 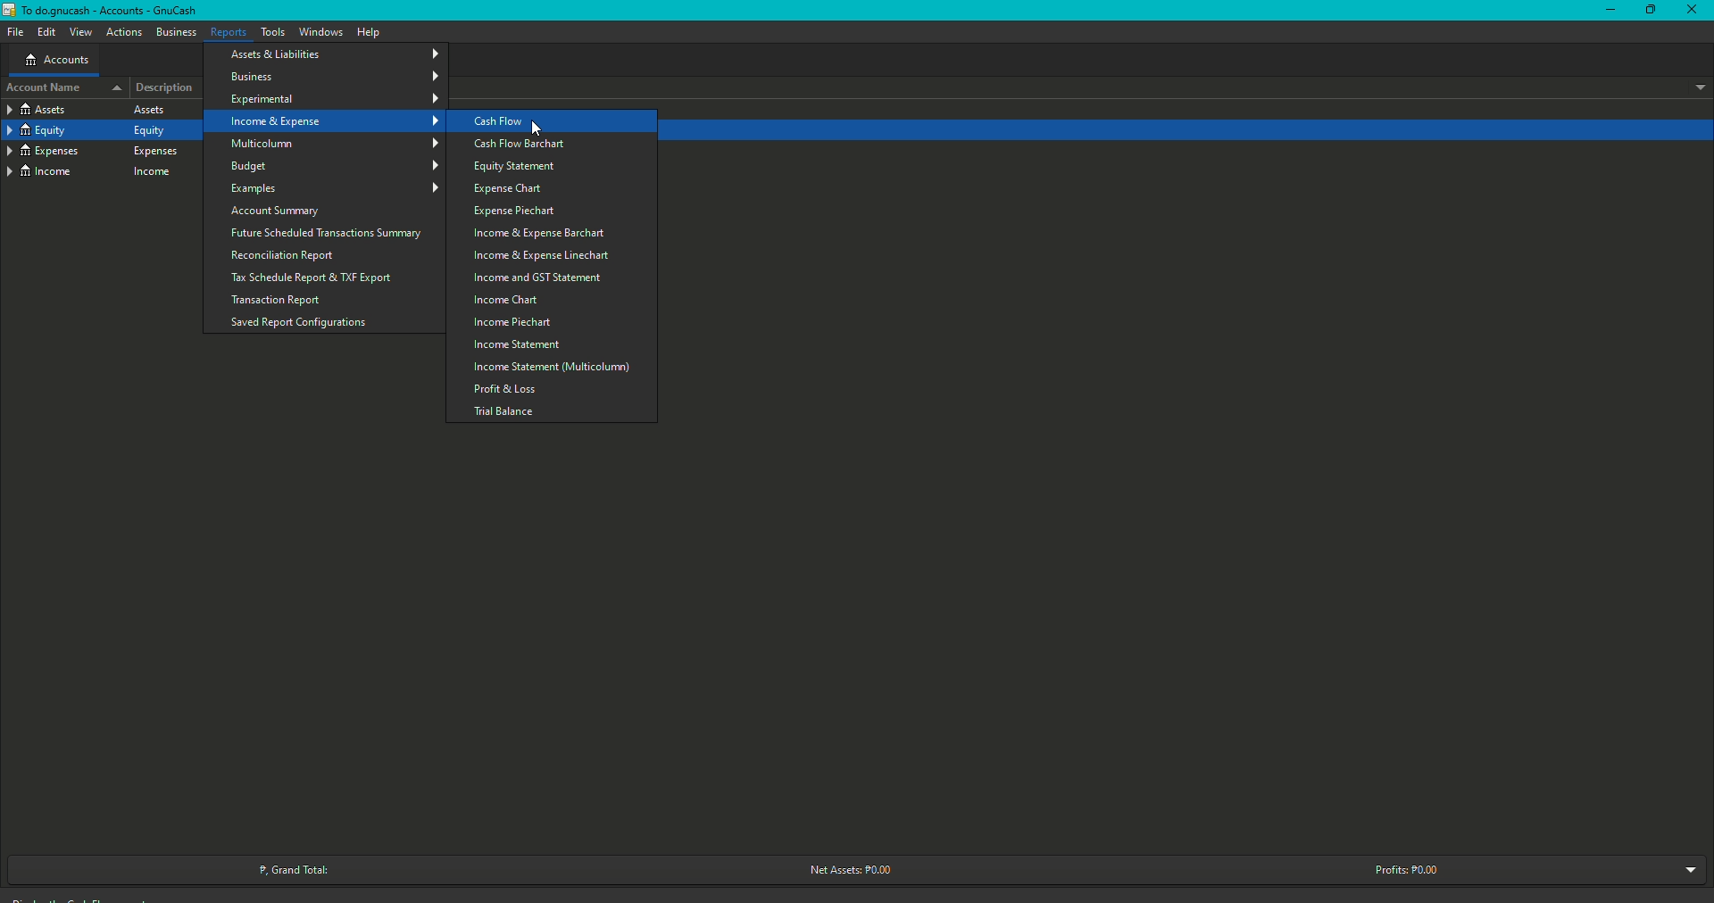 I want to click on Business, so click(x=176, y=30).